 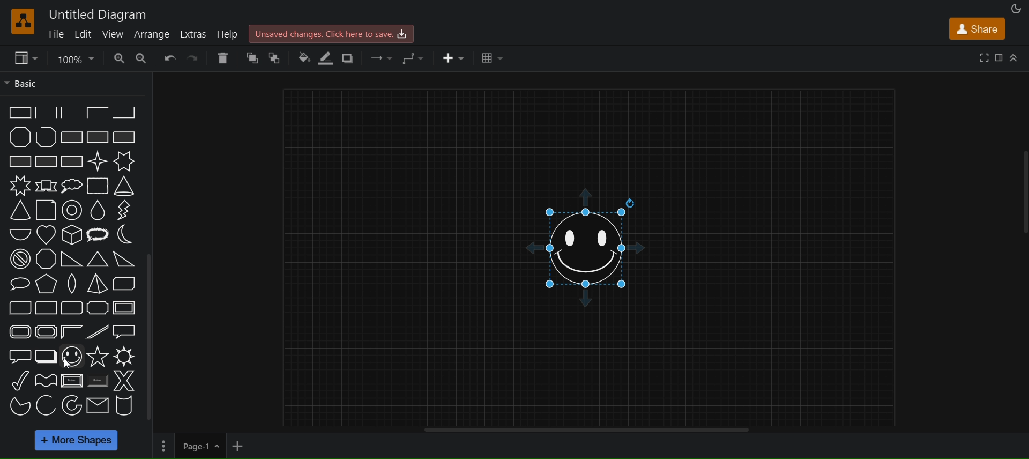 What do you see at coordinates (278, 58) in the screenshot?
I see `to back` at bounding box center [278, 58].